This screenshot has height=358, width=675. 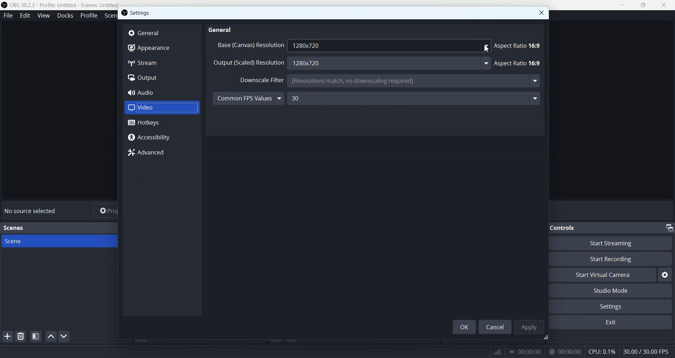 What do you see at coordinates (67, 241) in the screenshot?
I see `Scene` at bounding box center [67, 241].